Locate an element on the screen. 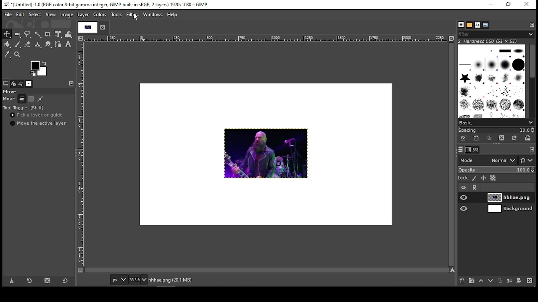  scroll bar is located at coordinates (532, 81).